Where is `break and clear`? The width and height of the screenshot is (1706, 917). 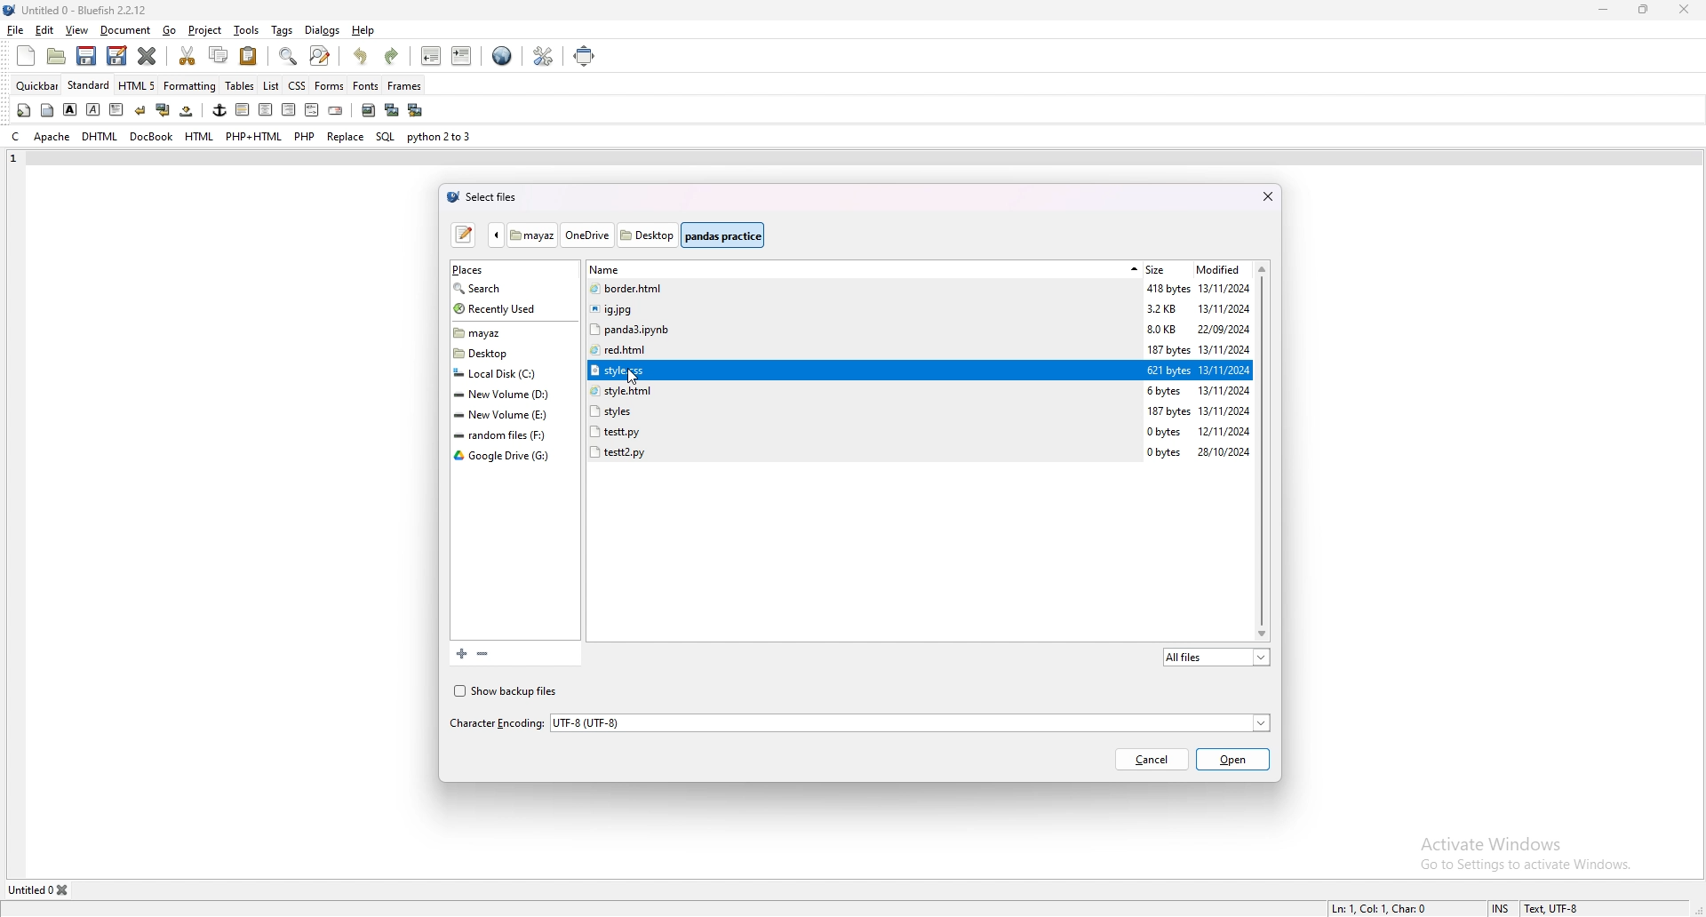 break and clear is located at coordinates (164, 109).